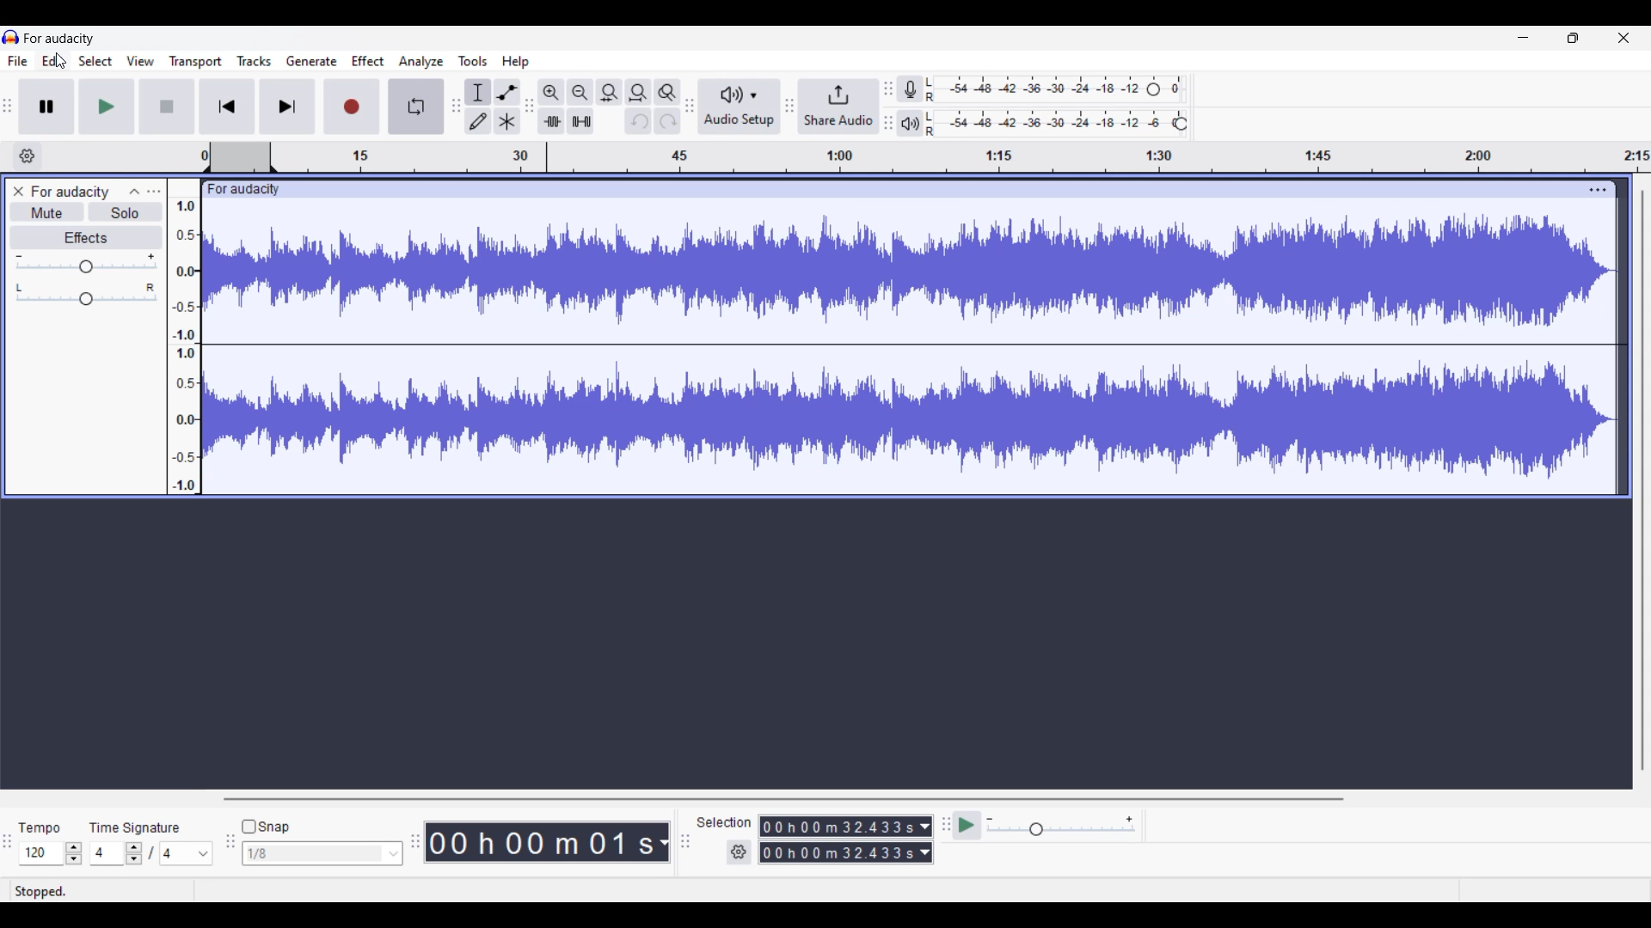 This screenshot has height=928, width=1651. Describe the element at coordinates (74, 853) in the screenshot. I see `Increase/Decrease Tempo` at that location.